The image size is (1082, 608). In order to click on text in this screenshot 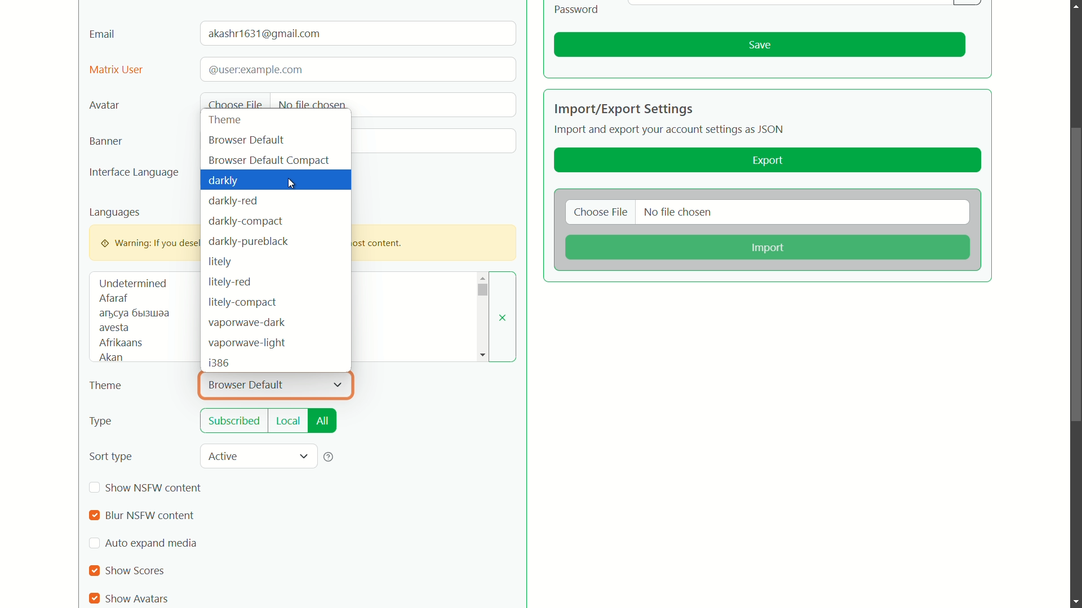, I will do `click(254, 69)`.